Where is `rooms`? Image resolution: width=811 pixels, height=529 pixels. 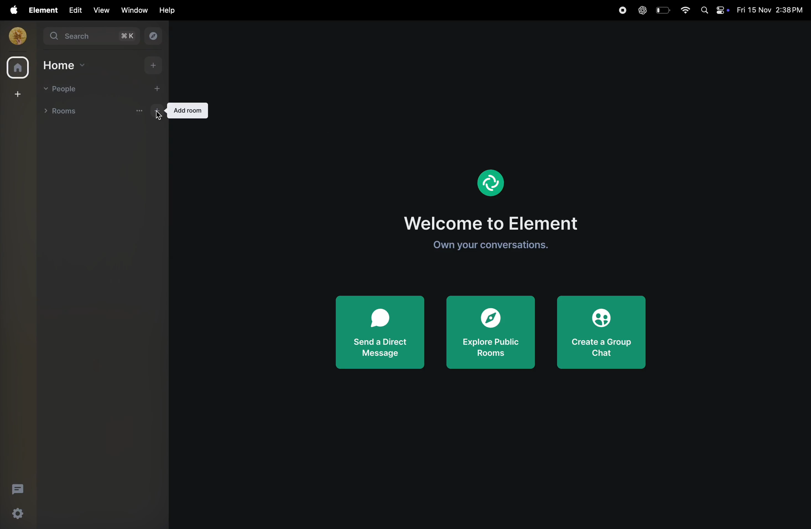 rooms is located at coordinates (63, 110).